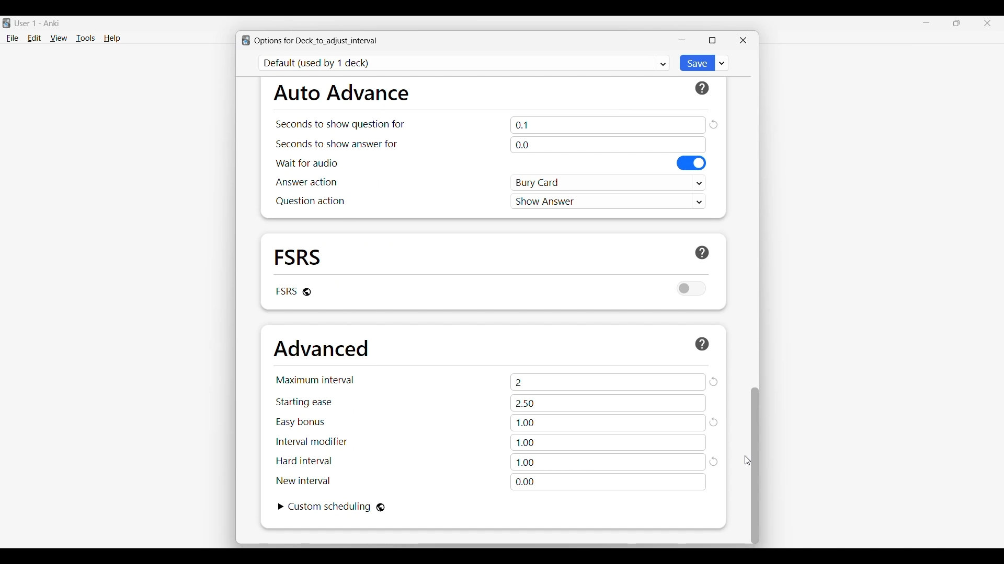  Describe the element at coordinates (286, 291) in the screenshot. I see `Indicates FSRS toggle` at that location.